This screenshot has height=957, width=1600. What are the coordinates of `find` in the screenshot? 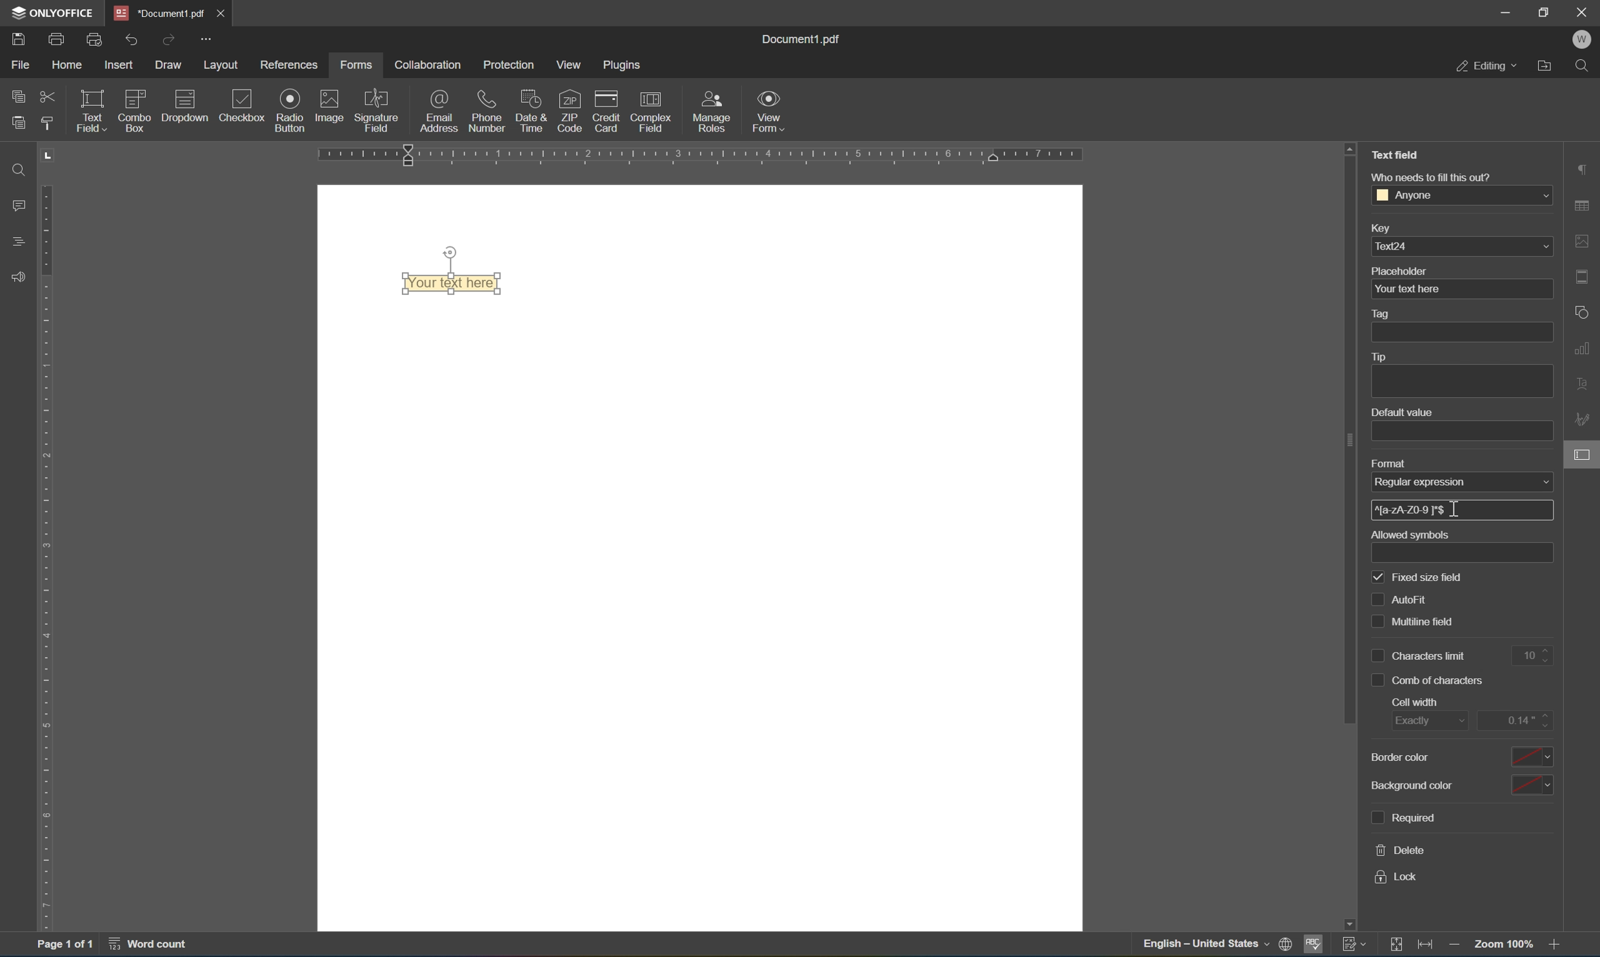 It's located at (1586, 66).